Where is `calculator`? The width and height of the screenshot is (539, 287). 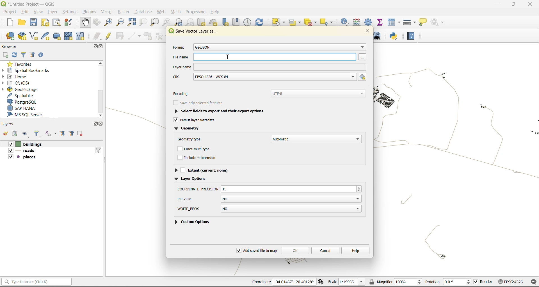
calculator is located at coordinates (358, 22).